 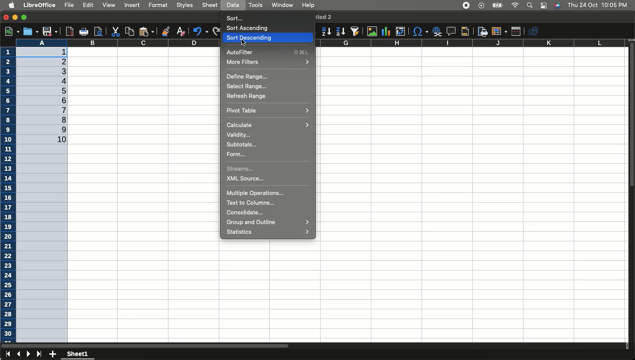 I want to click on Freeze rows and columns, so click(x=499, y=31).